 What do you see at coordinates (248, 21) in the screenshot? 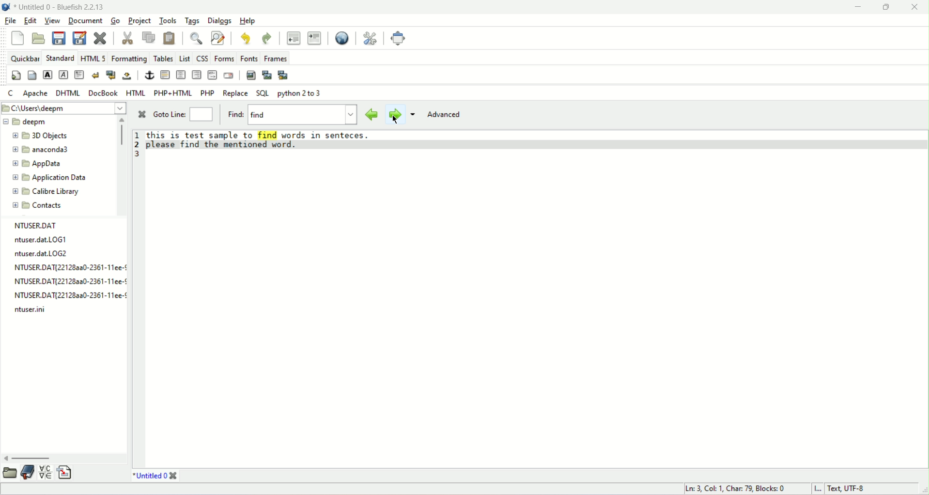
I see `help` at bounding box center [248, 21].